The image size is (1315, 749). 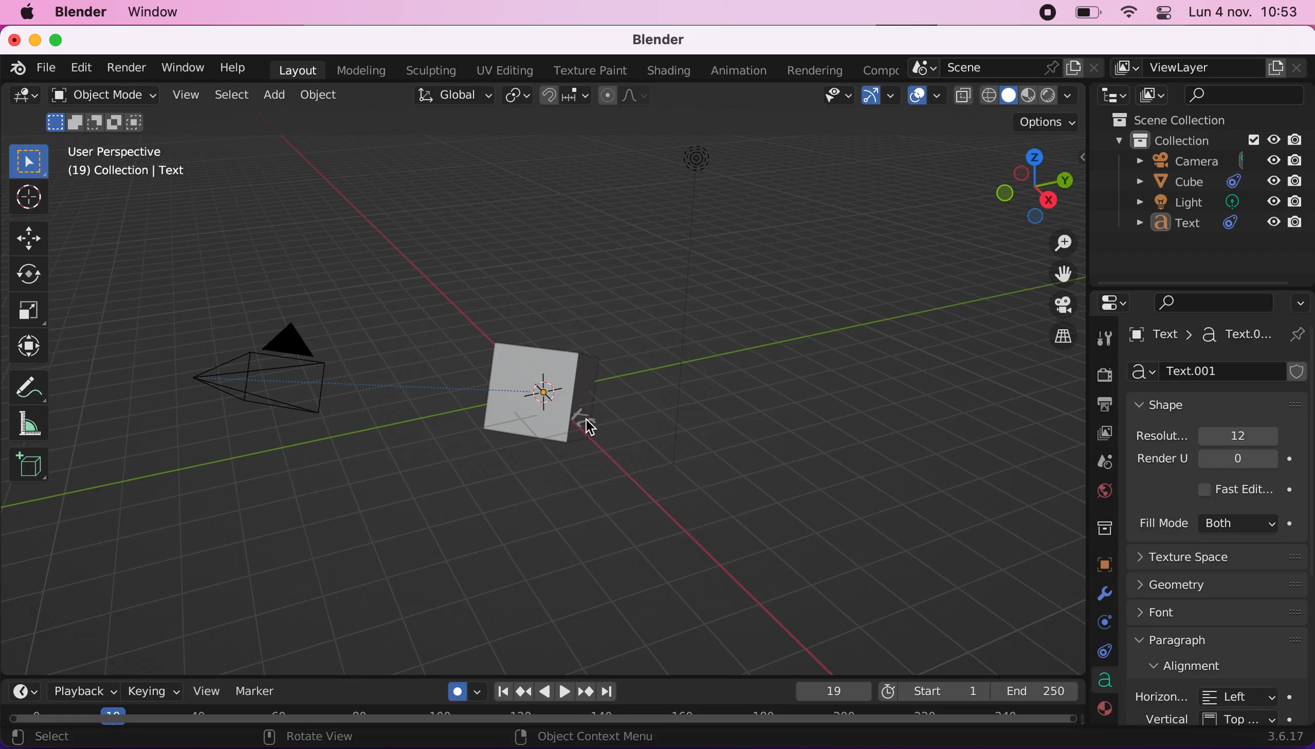 I want to click on global, so click(x=451, y=97).